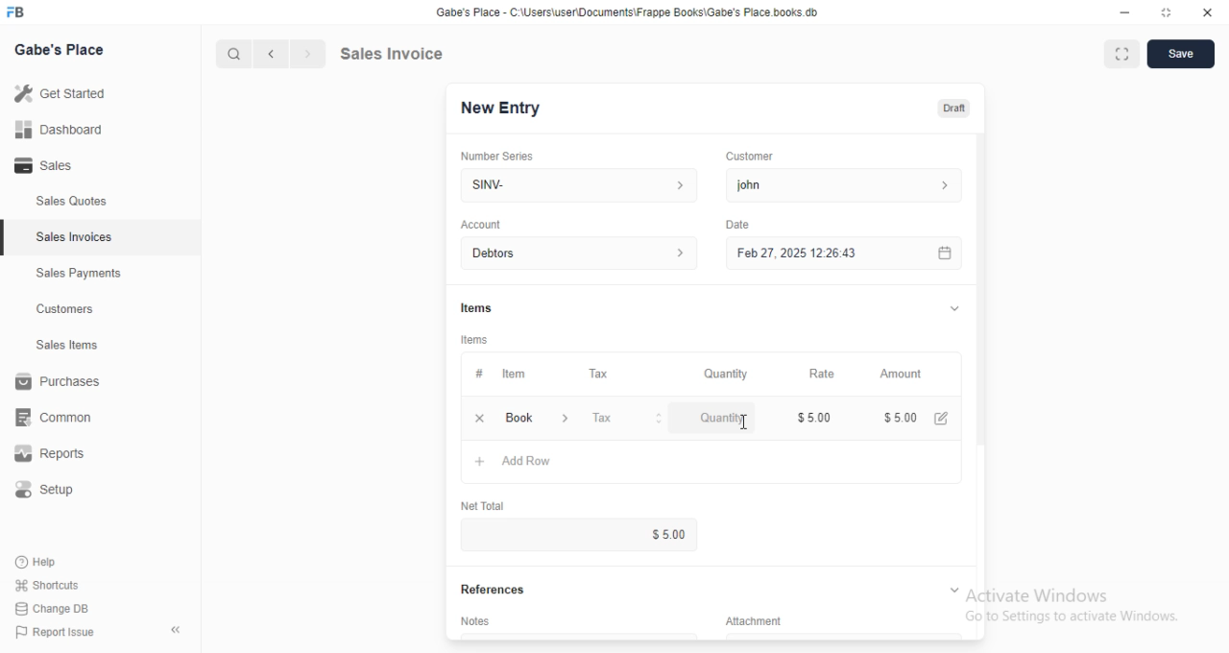 Image resolution: width=1229 pixels, height=653 pixels. Describe the element at coordinates (475, 304) in the screenshot. I see `Items` at that location.